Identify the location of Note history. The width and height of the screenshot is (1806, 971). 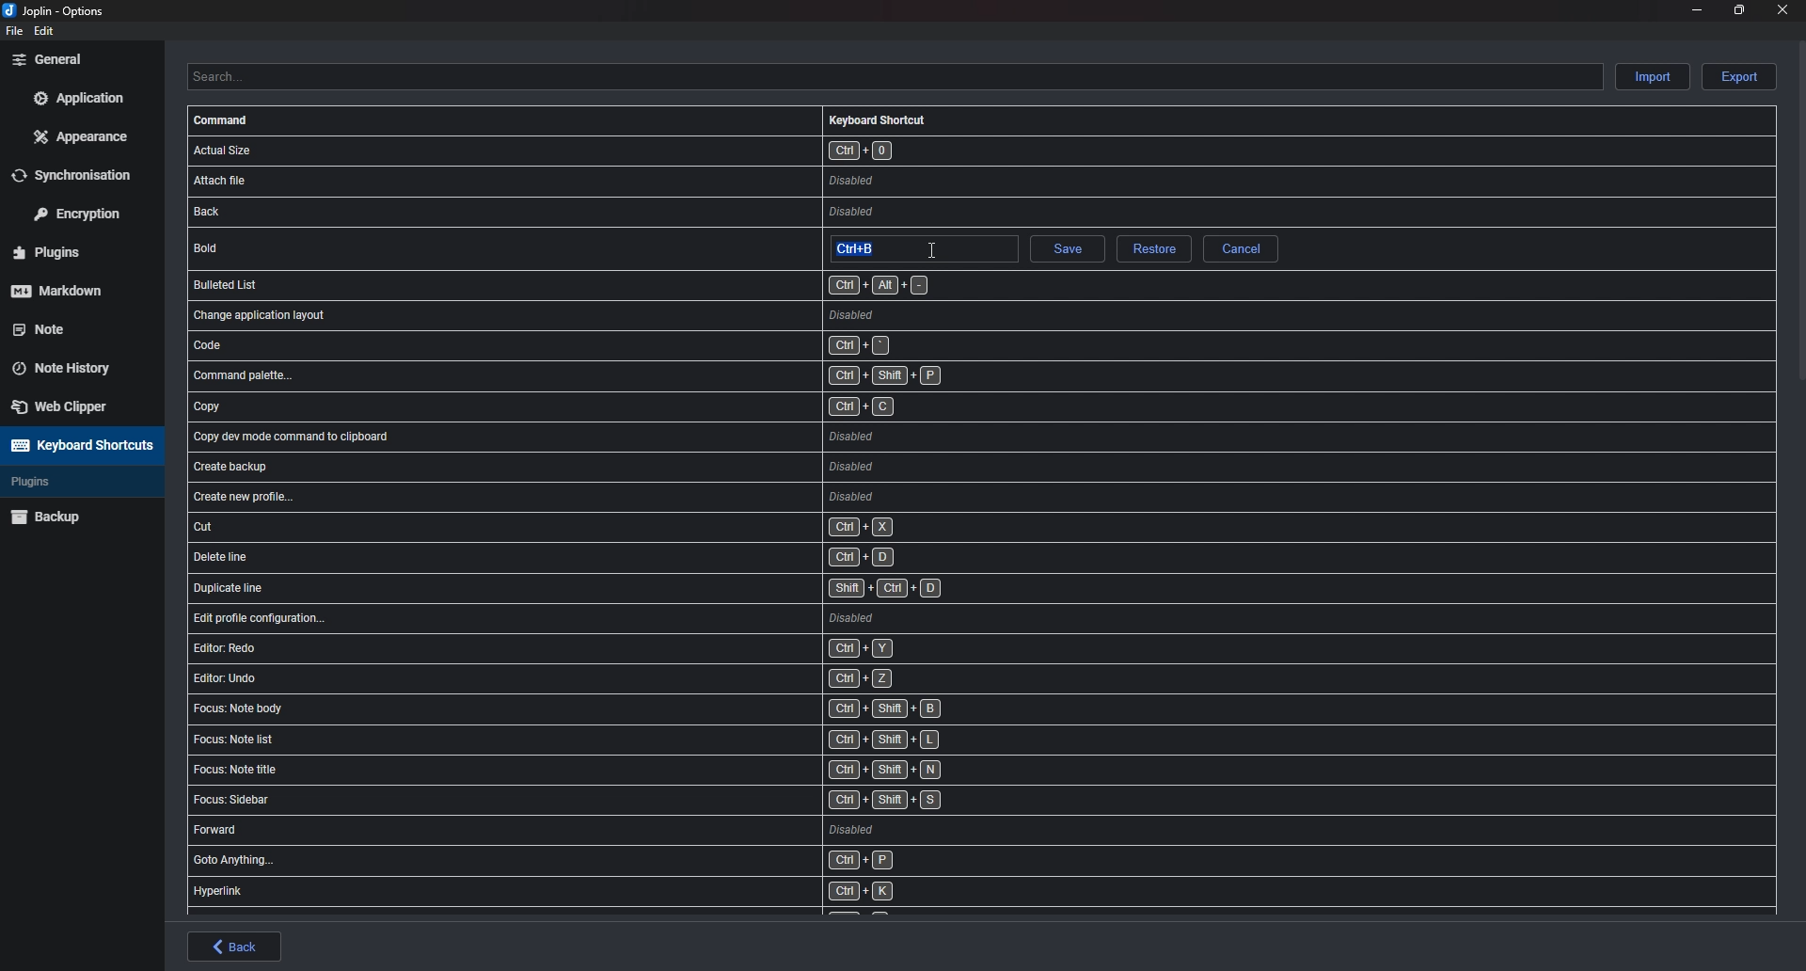
(71, 362).